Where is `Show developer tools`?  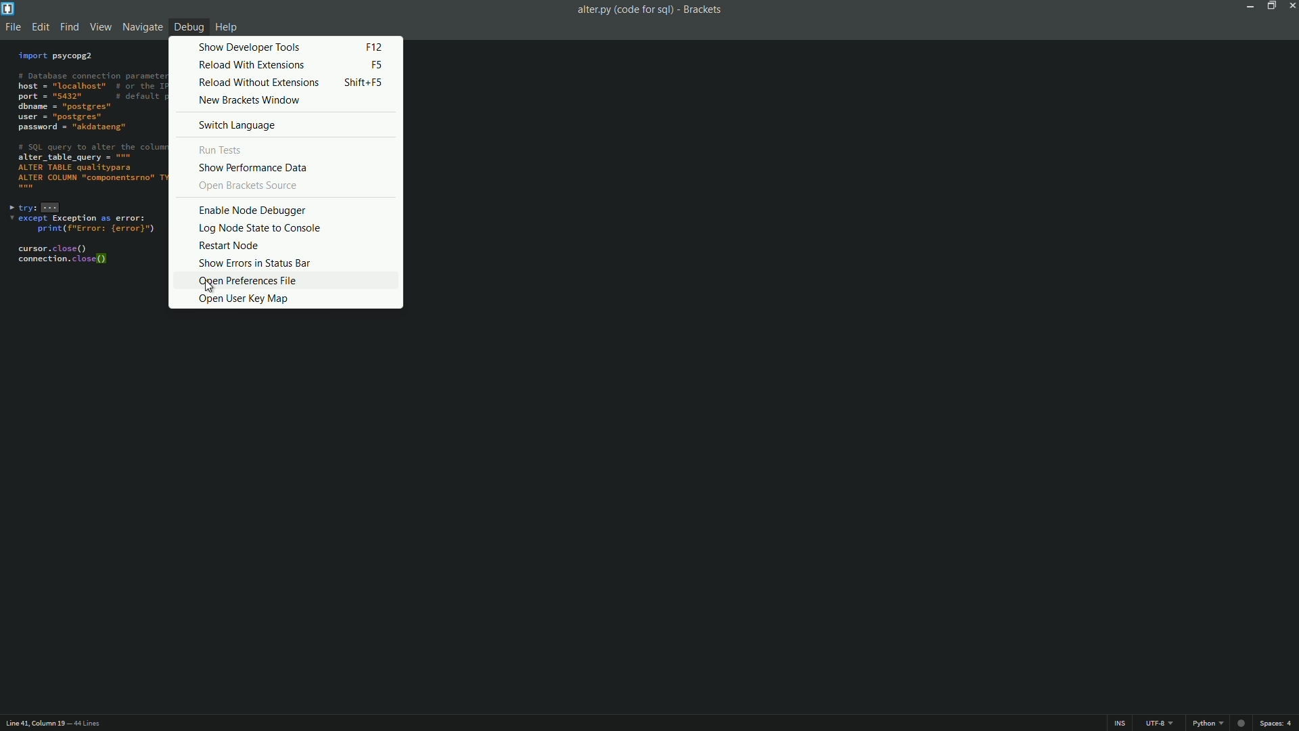 Show developer tools is located at coordinates (281, 47).